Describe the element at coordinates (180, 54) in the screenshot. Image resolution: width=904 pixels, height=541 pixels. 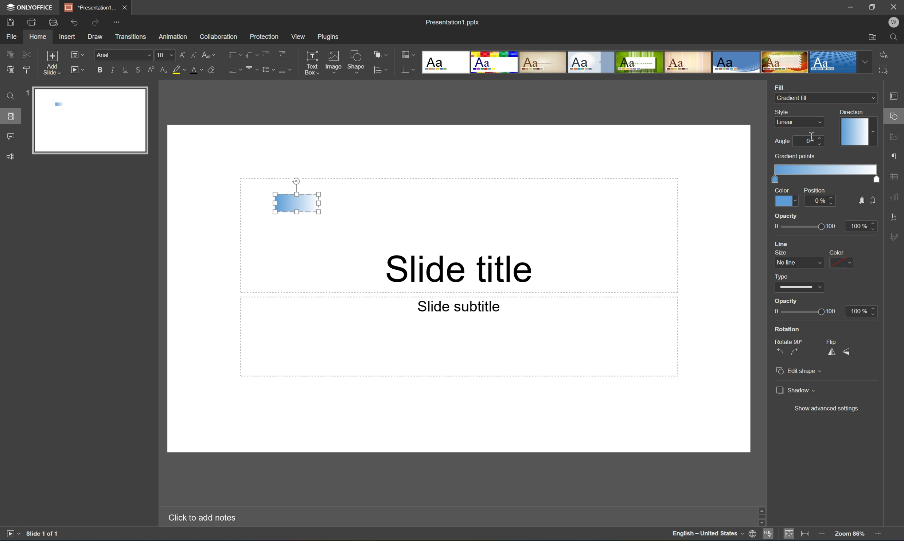
I see `Increment font size` at that location.